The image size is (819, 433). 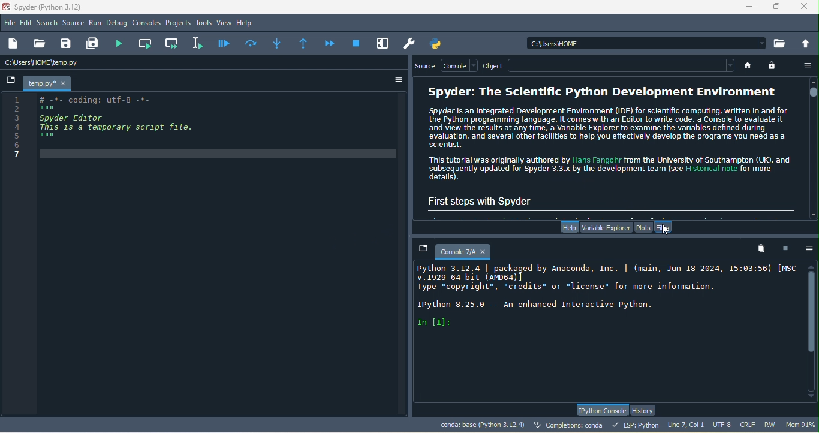 I want to click on method returns, so click(x=305, y=44).